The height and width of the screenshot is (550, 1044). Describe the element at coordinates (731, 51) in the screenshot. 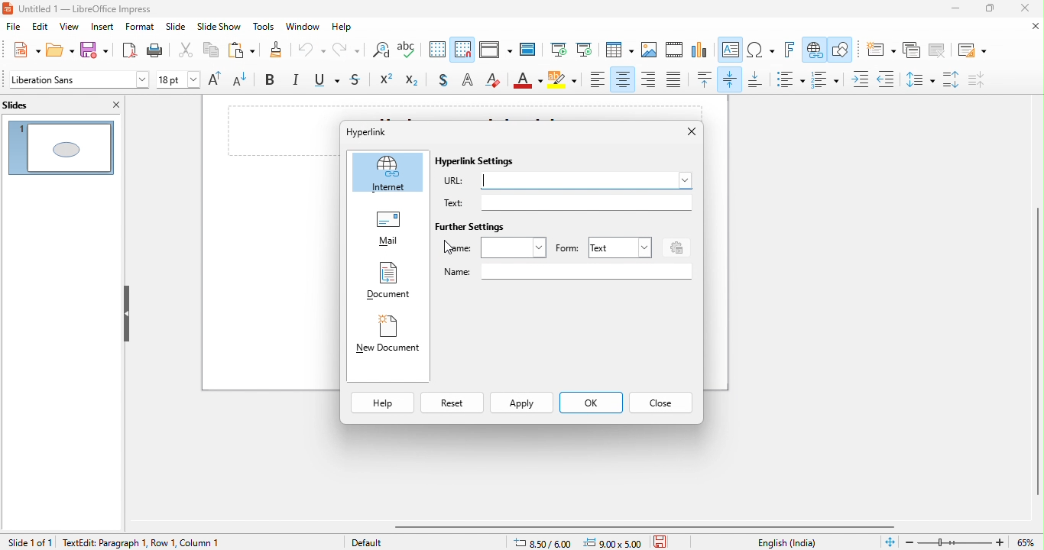

I see `text box` at that location.